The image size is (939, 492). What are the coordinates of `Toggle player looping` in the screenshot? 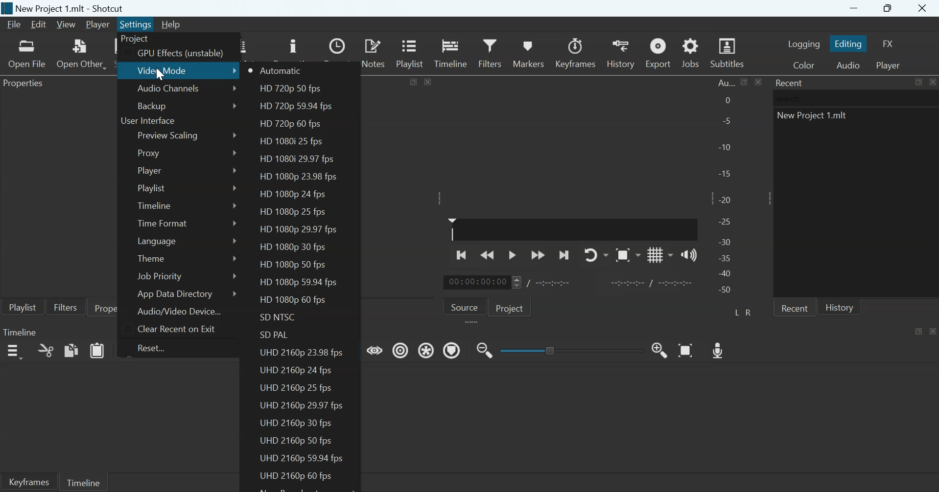 It's located at (596, 255).